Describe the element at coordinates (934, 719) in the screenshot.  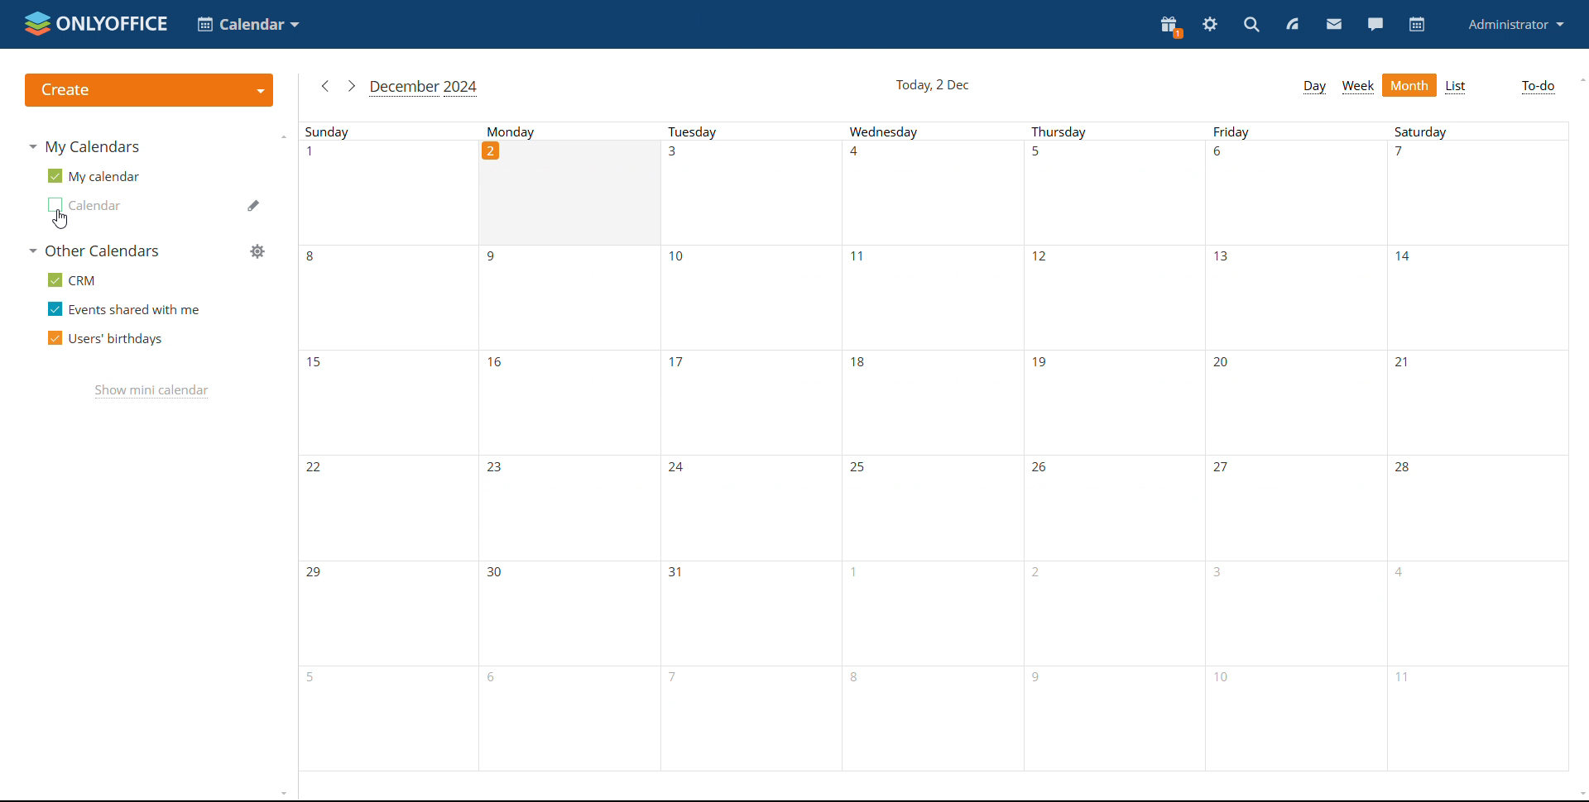
I see `8` at that location.